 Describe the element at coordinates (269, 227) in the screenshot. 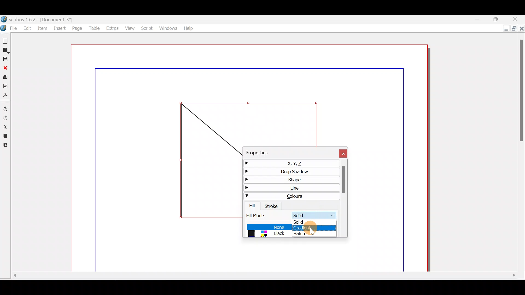

I see `none` at that location.